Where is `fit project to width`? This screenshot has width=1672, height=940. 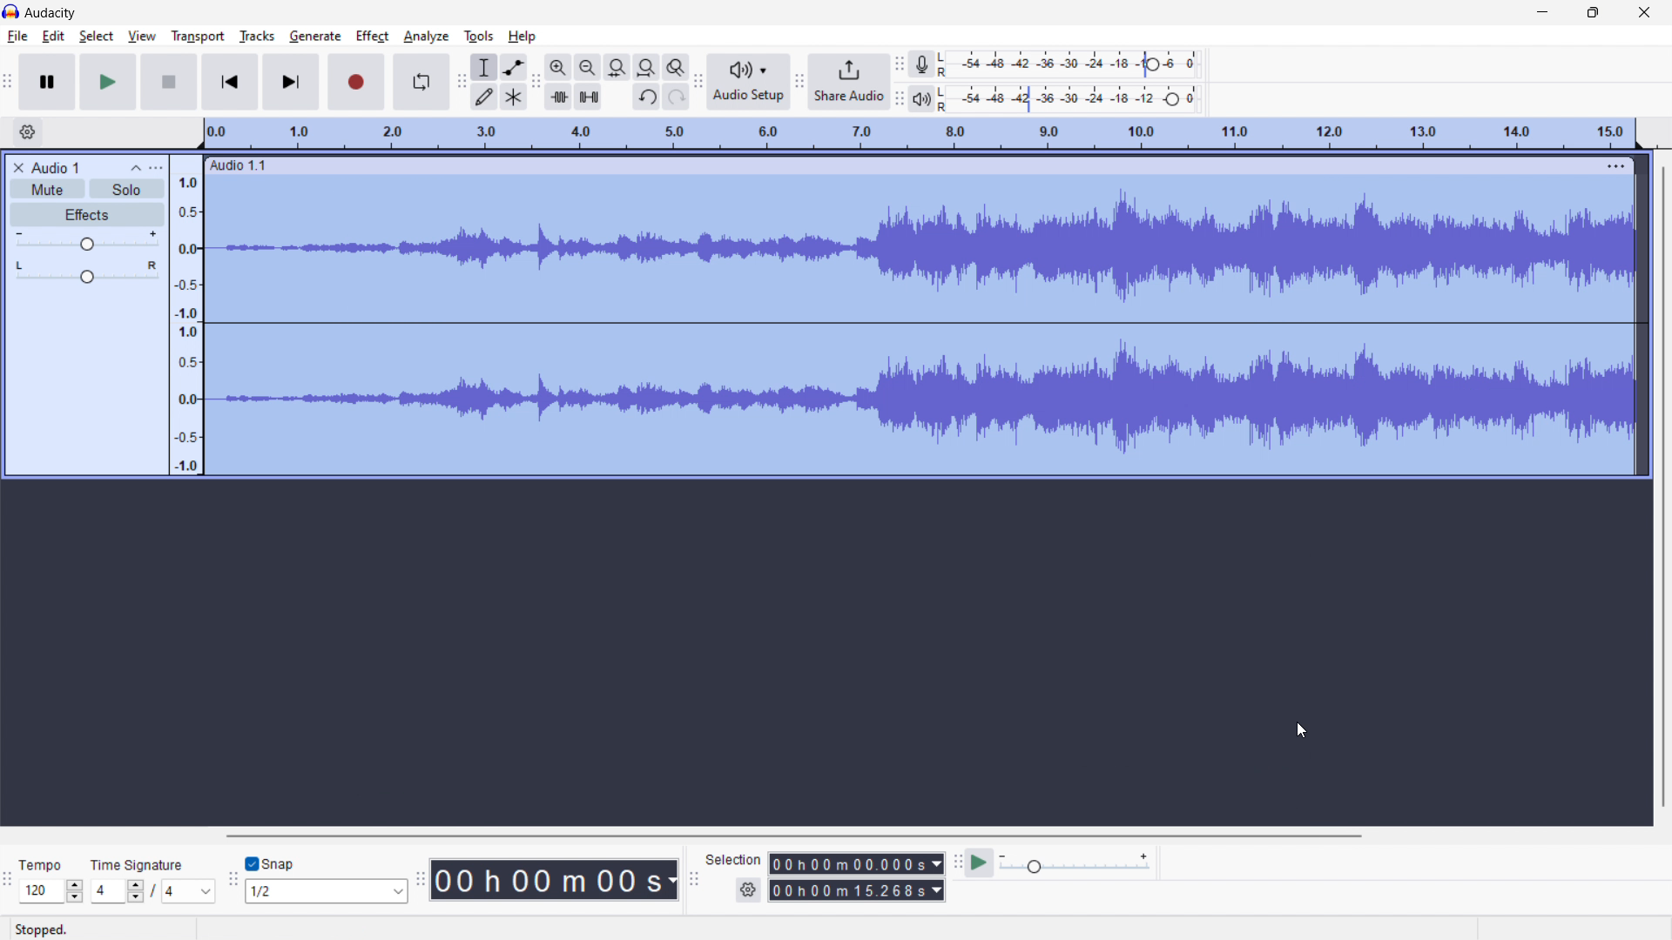 fit project to width is located at coordinates (646, 66).